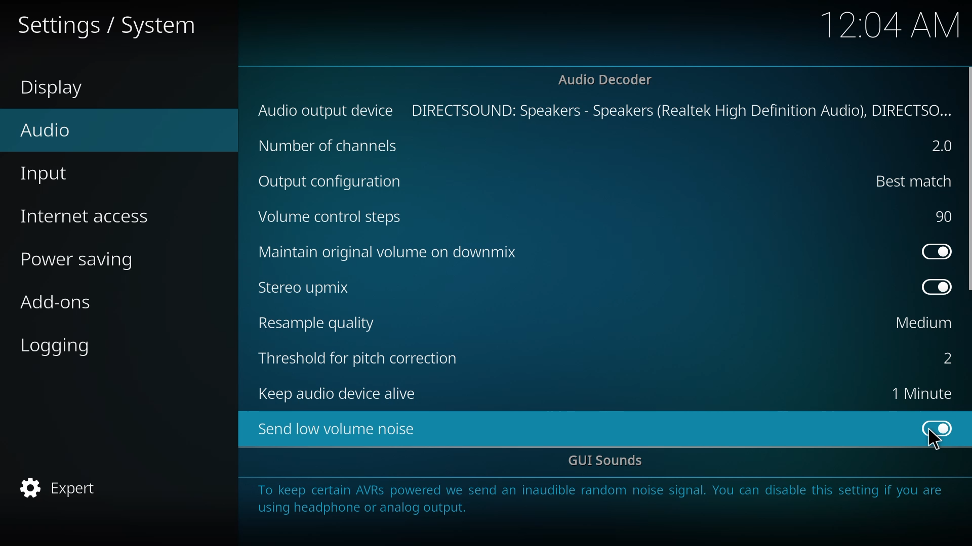 This screenshot has height=546, width=972. I want to click on stereo upmix, so click(311, 288).